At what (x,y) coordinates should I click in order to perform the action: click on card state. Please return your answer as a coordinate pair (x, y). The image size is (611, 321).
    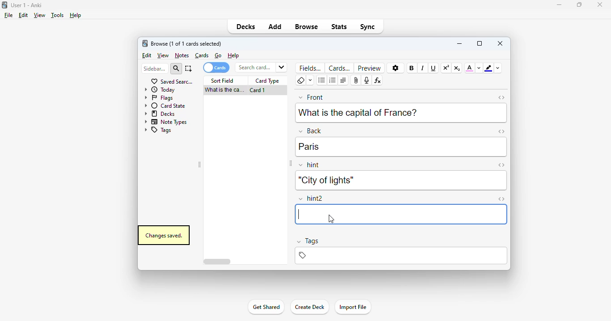
    Looking at the image, I should click on (165, 106).